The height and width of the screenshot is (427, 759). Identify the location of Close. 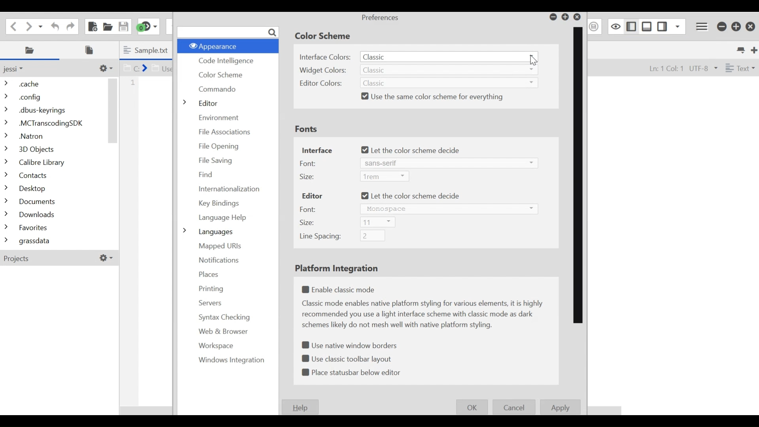
(750, 27).